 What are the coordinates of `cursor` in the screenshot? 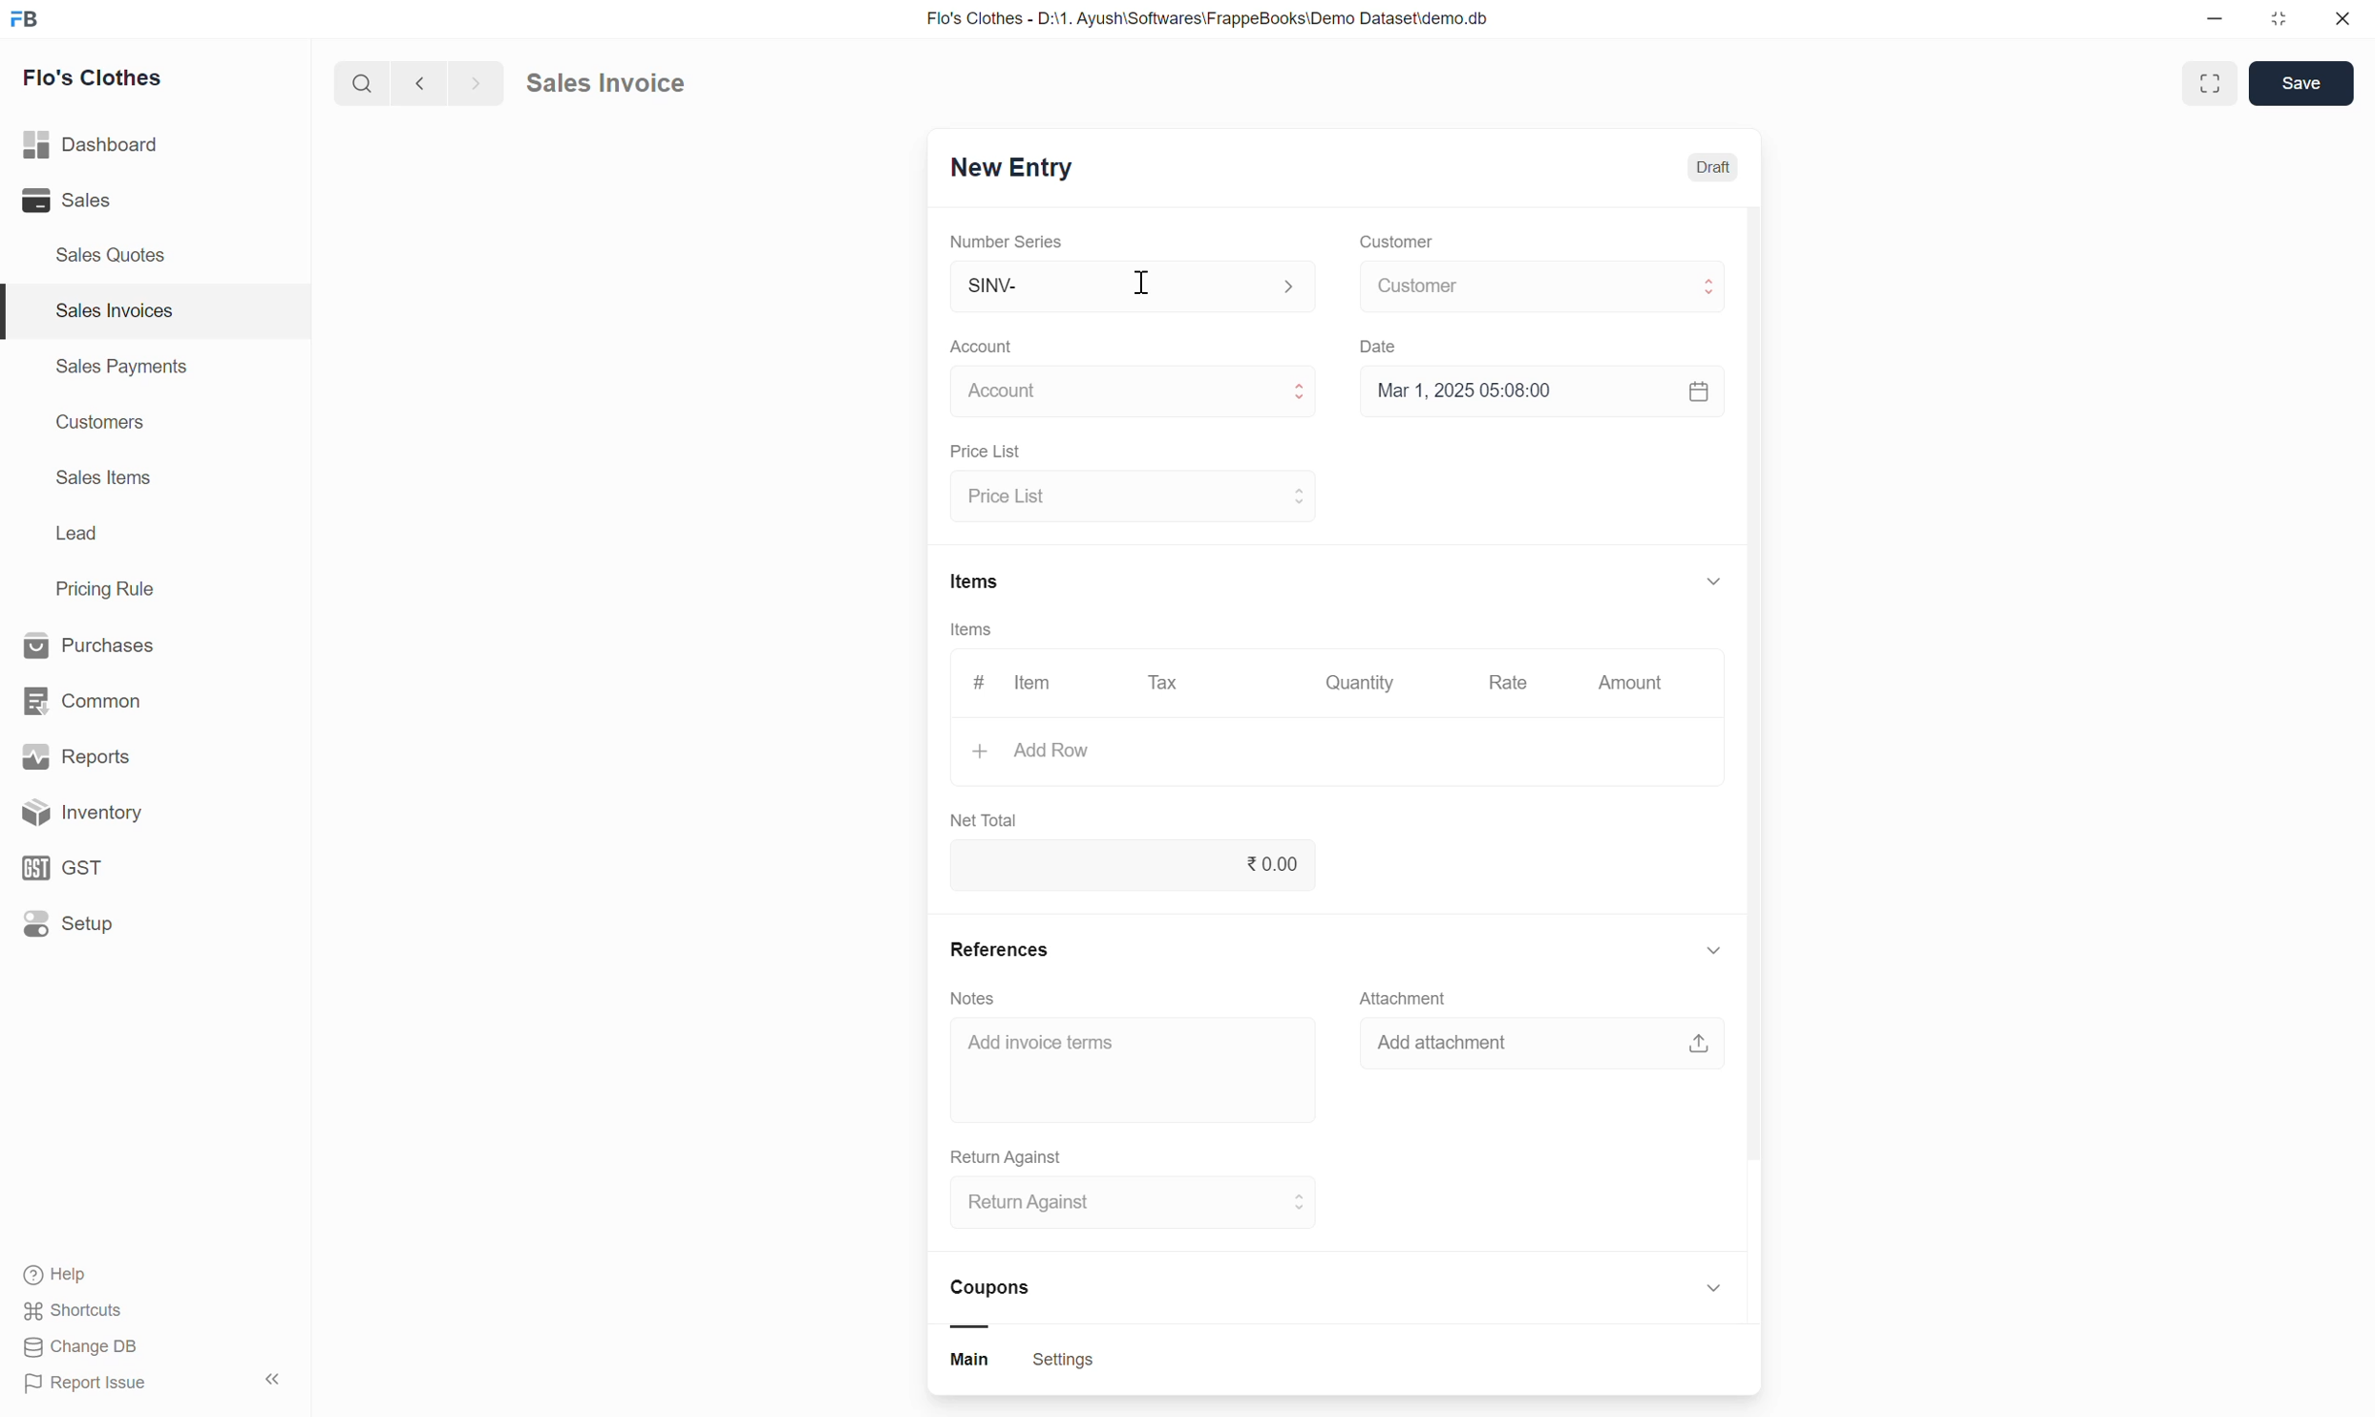 It's located at (1140, 287).